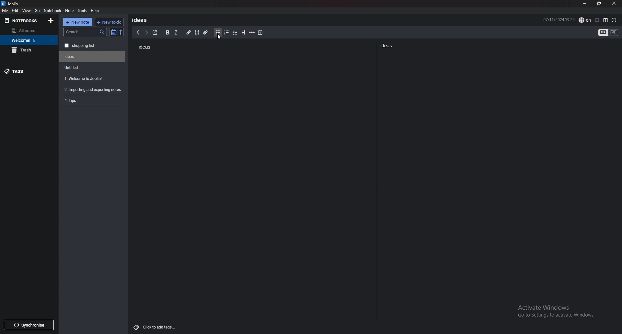 Image resolution: width=622 pixels, height=334 pixels. I want to click on all notes, so click(28, 30).